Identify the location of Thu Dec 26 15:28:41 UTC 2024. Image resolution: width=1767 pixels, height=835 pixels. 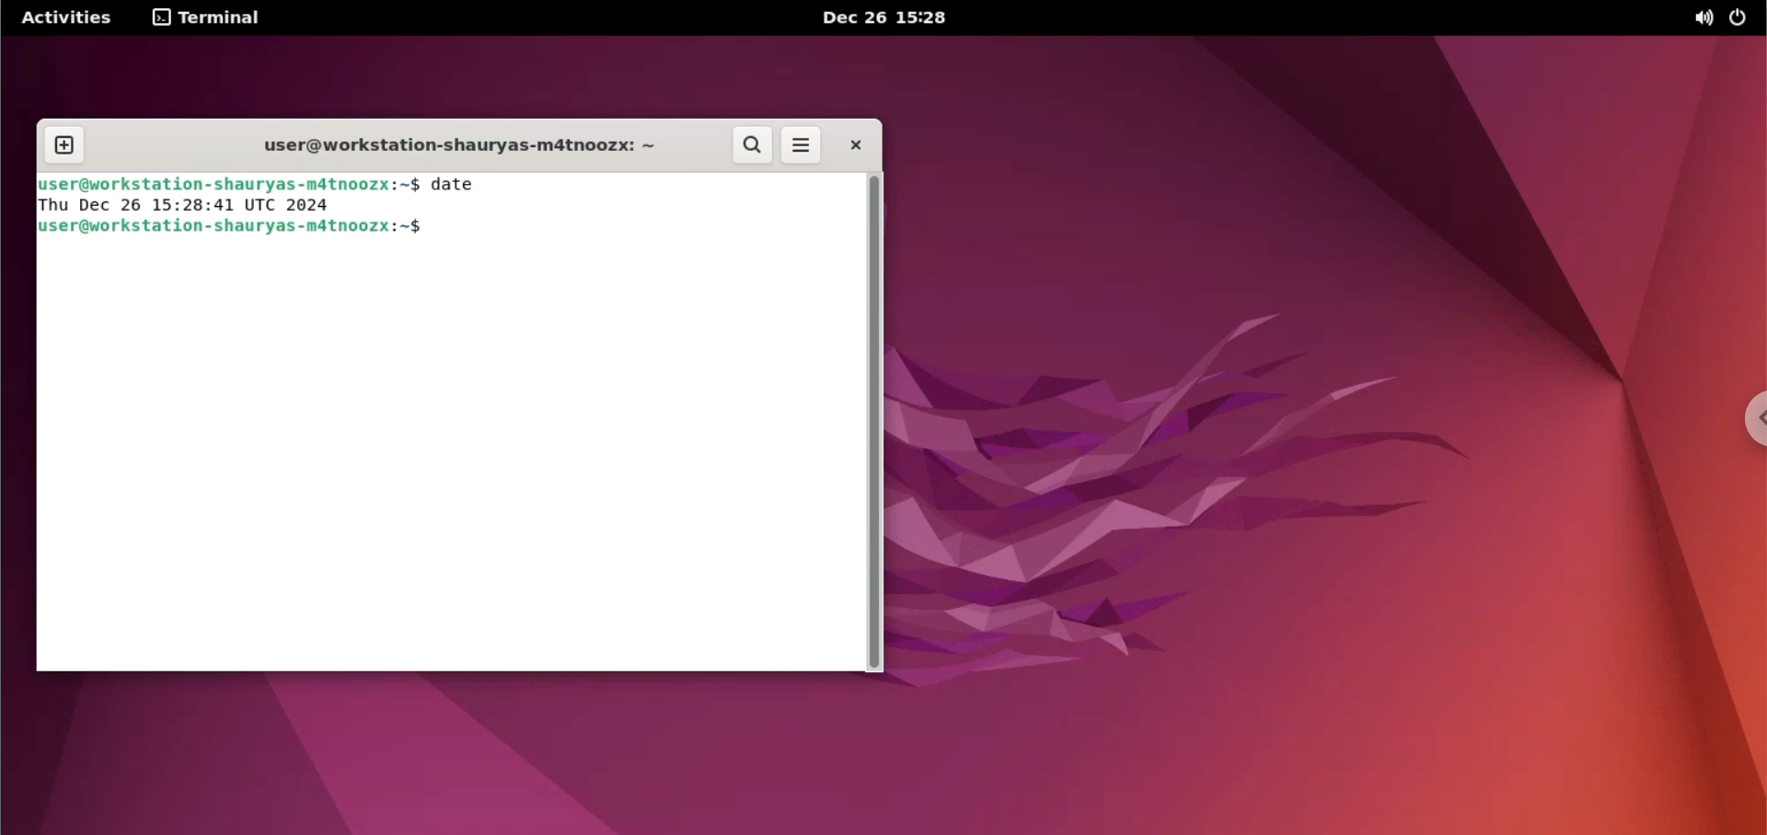
(189, 205).